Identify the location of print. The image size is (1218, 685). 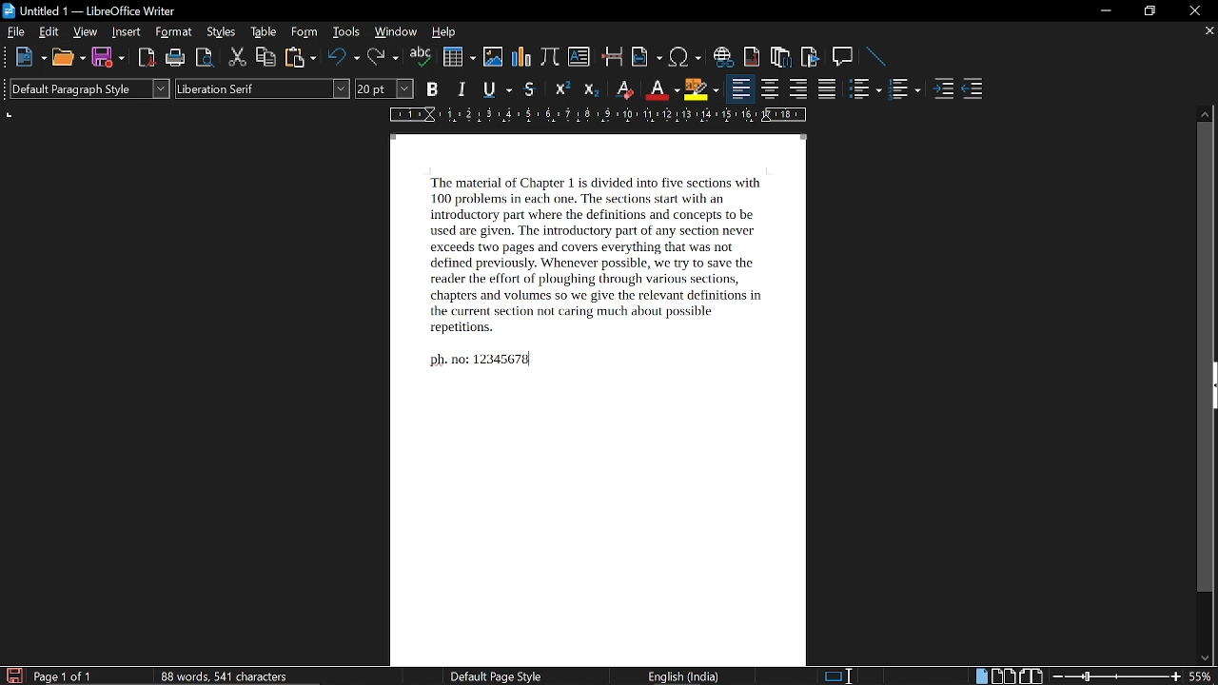
(173, 58).